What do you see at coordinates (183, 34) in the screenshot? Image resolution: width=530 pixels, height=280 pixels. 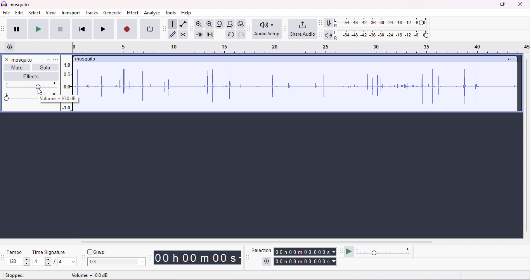 I see `multi` at bounding box center [183, 34].